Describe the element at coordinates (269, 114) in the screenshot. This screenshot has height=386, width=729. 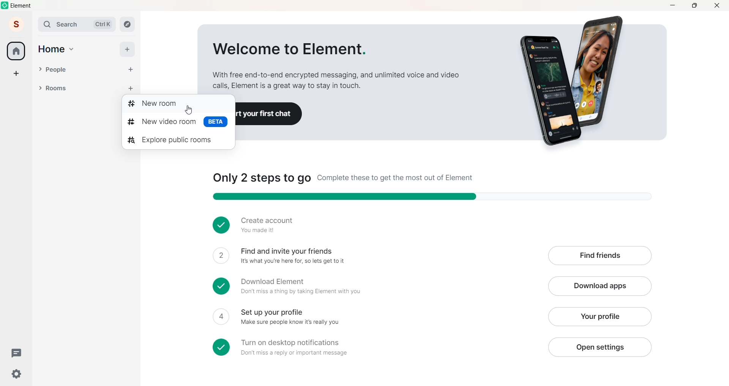
I see `Start your first chat` at that location.